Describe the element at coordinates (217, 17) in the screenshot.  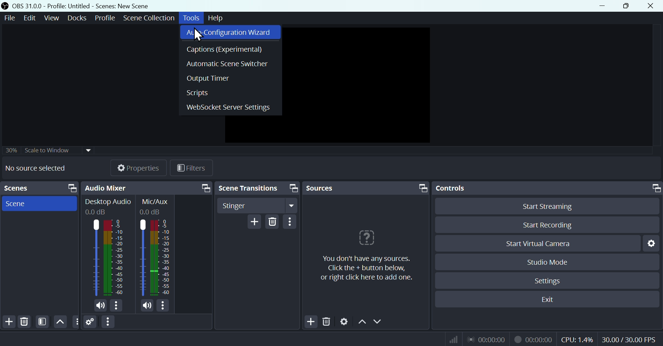
I see `help` at that location.